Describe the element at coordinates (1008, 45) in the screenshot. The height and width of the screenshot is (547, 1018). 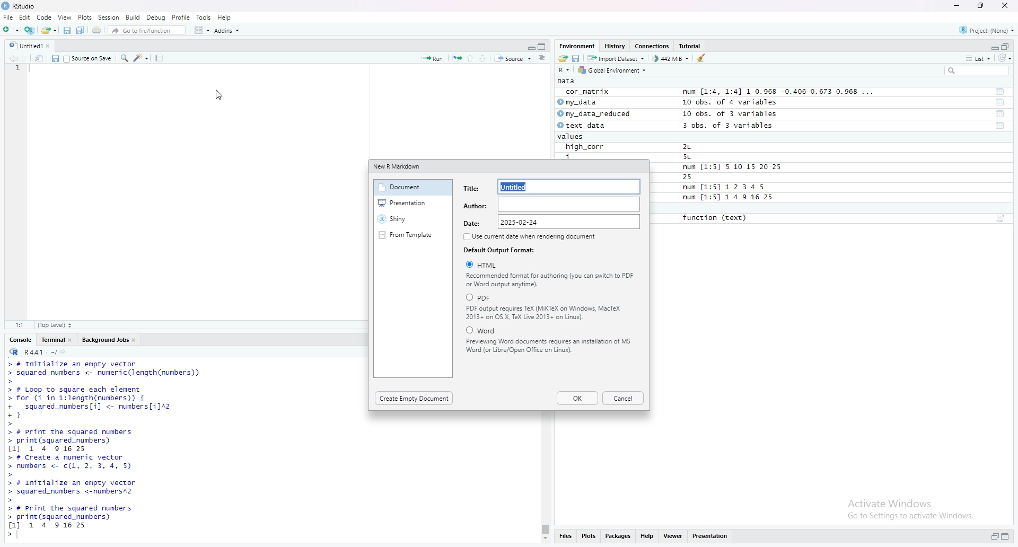
I see `maximzie` at that location.